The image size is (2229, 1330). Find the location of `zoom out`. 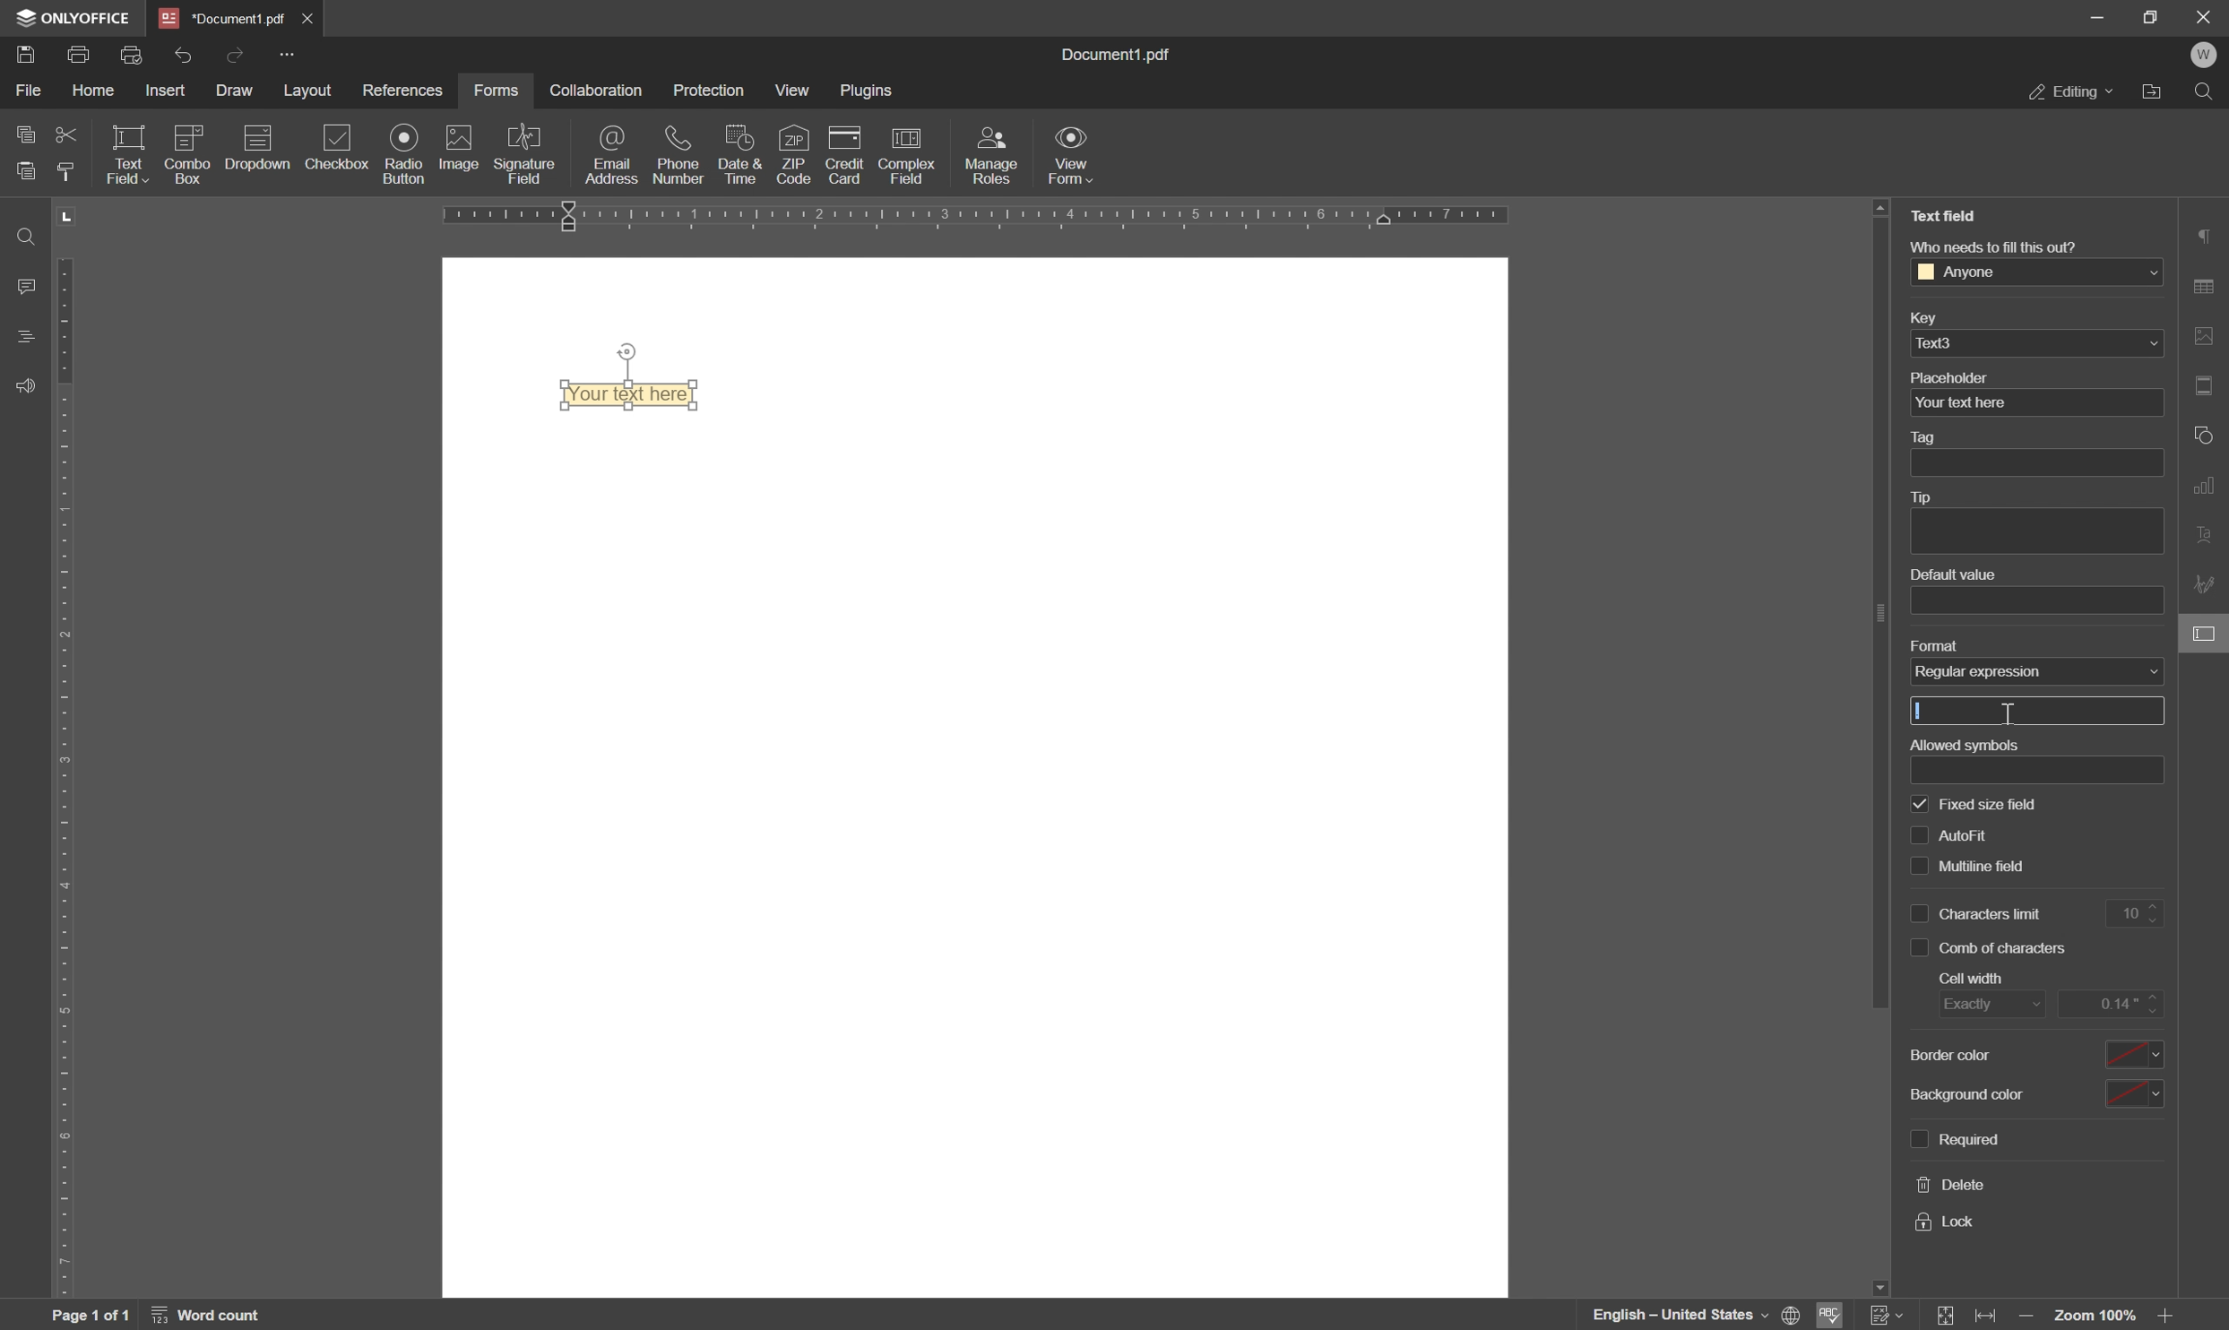

zoom out is located at coordinates (2027, 1317).